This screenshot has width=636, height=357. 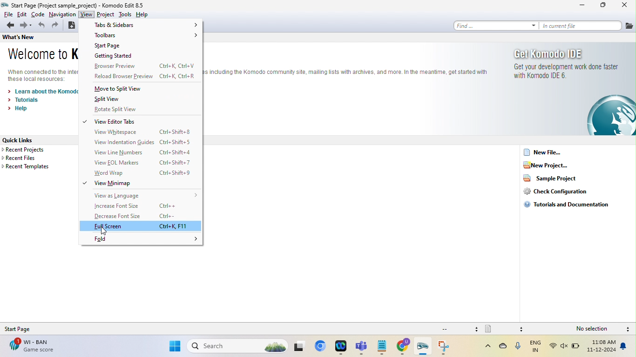 I want to click on text, so click(x=42, y=75).